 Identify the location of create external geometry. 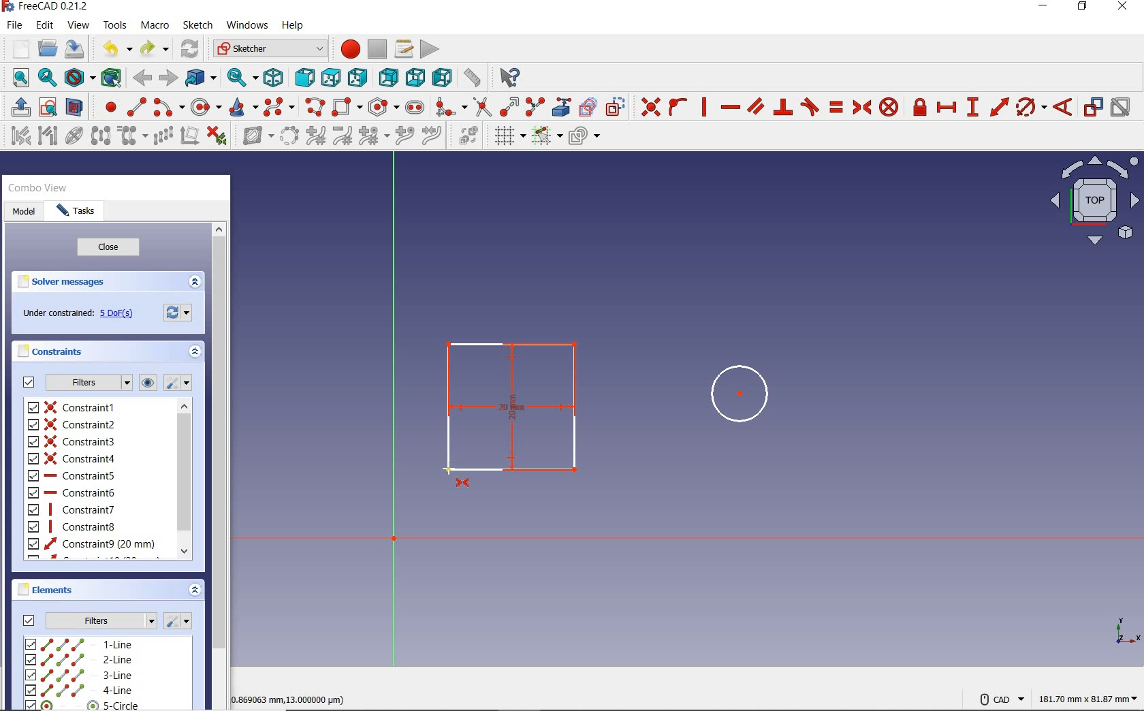
(563, 107).